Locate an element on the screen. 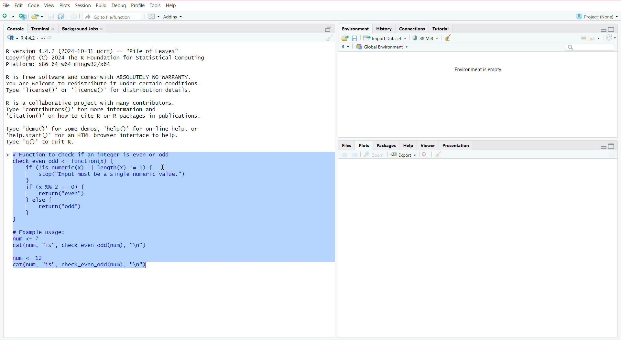  view is located at coordinates (428, 145).